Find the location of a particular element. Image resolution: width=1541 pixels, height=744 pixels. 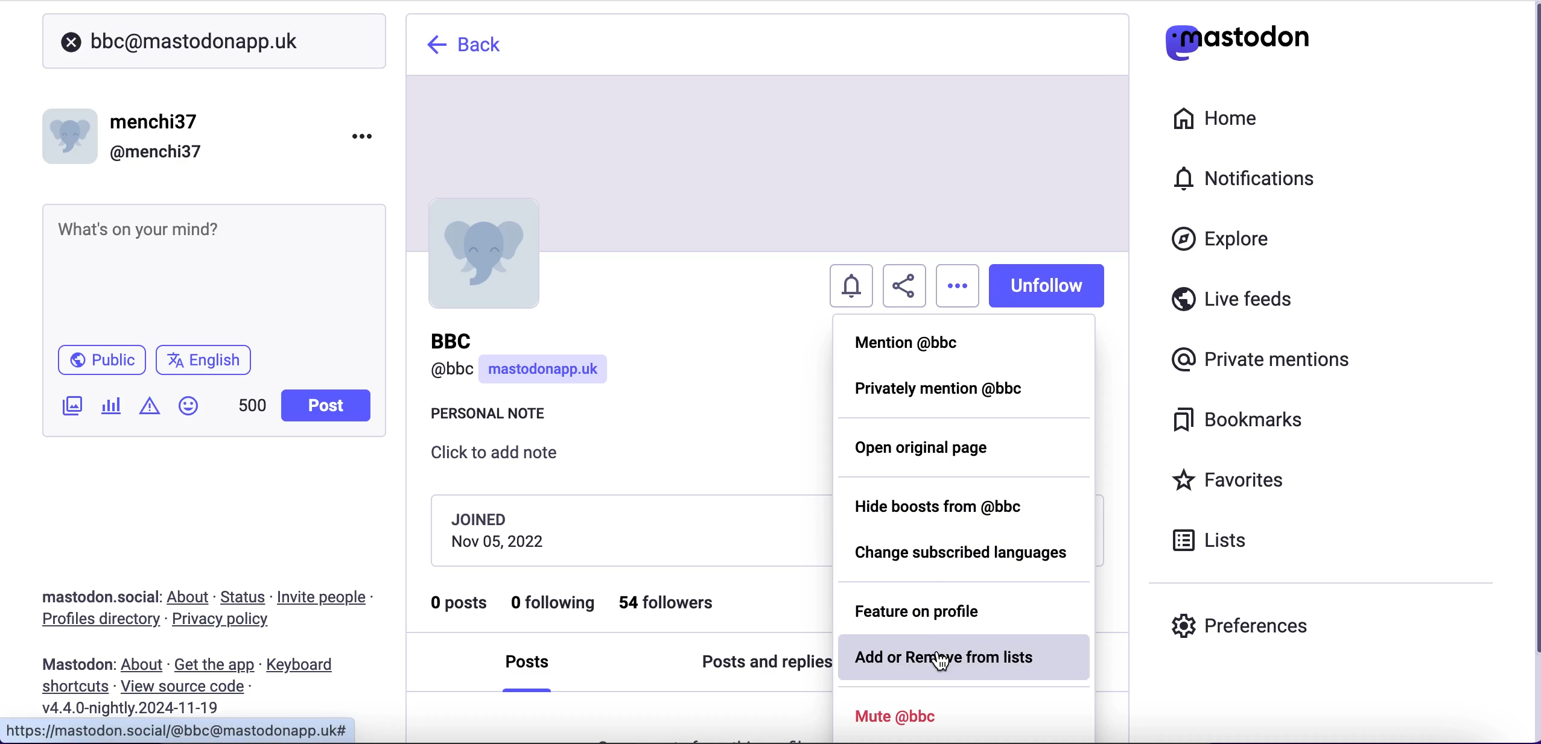

user search is located at coordinates (214, 41).